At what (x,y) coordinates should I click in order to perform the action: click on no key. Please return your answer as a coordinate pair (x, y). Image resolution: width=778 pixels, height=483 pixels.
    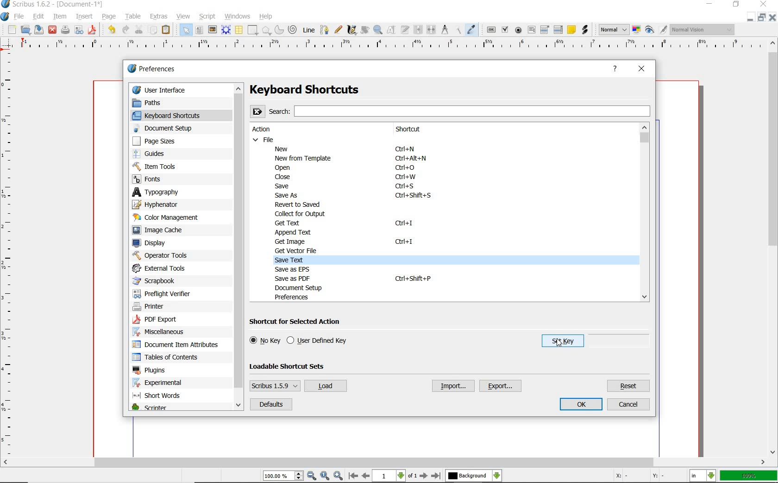
    Looking at the image, I should click on (265, 341).